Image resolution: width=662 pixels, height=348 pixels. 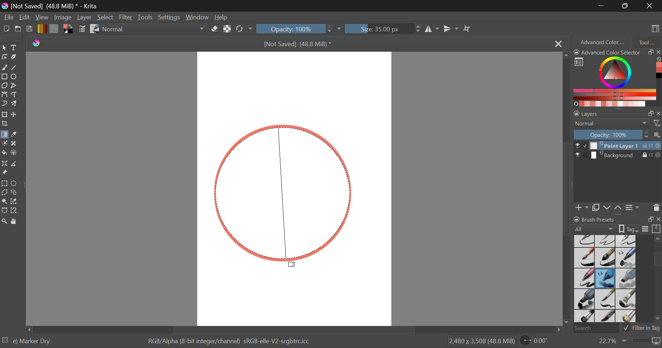 What do you see at coordinates (216, 30) in the screenshot?
I see `Erase` at bounding box center [216, 30].